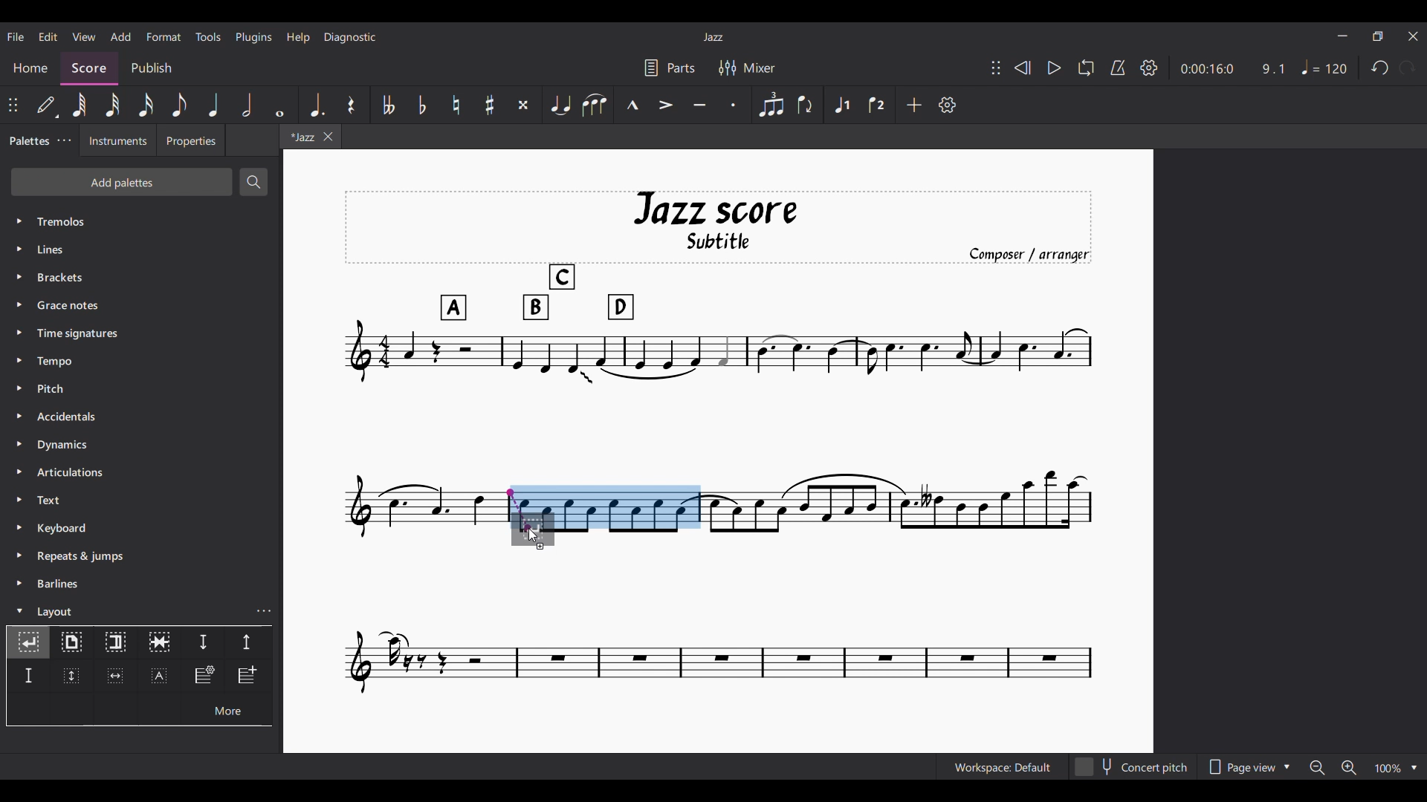  What do you see at coordinates (141, 333) in the screenshot?
I see `Time signatures` at bounding box center [141, 333].